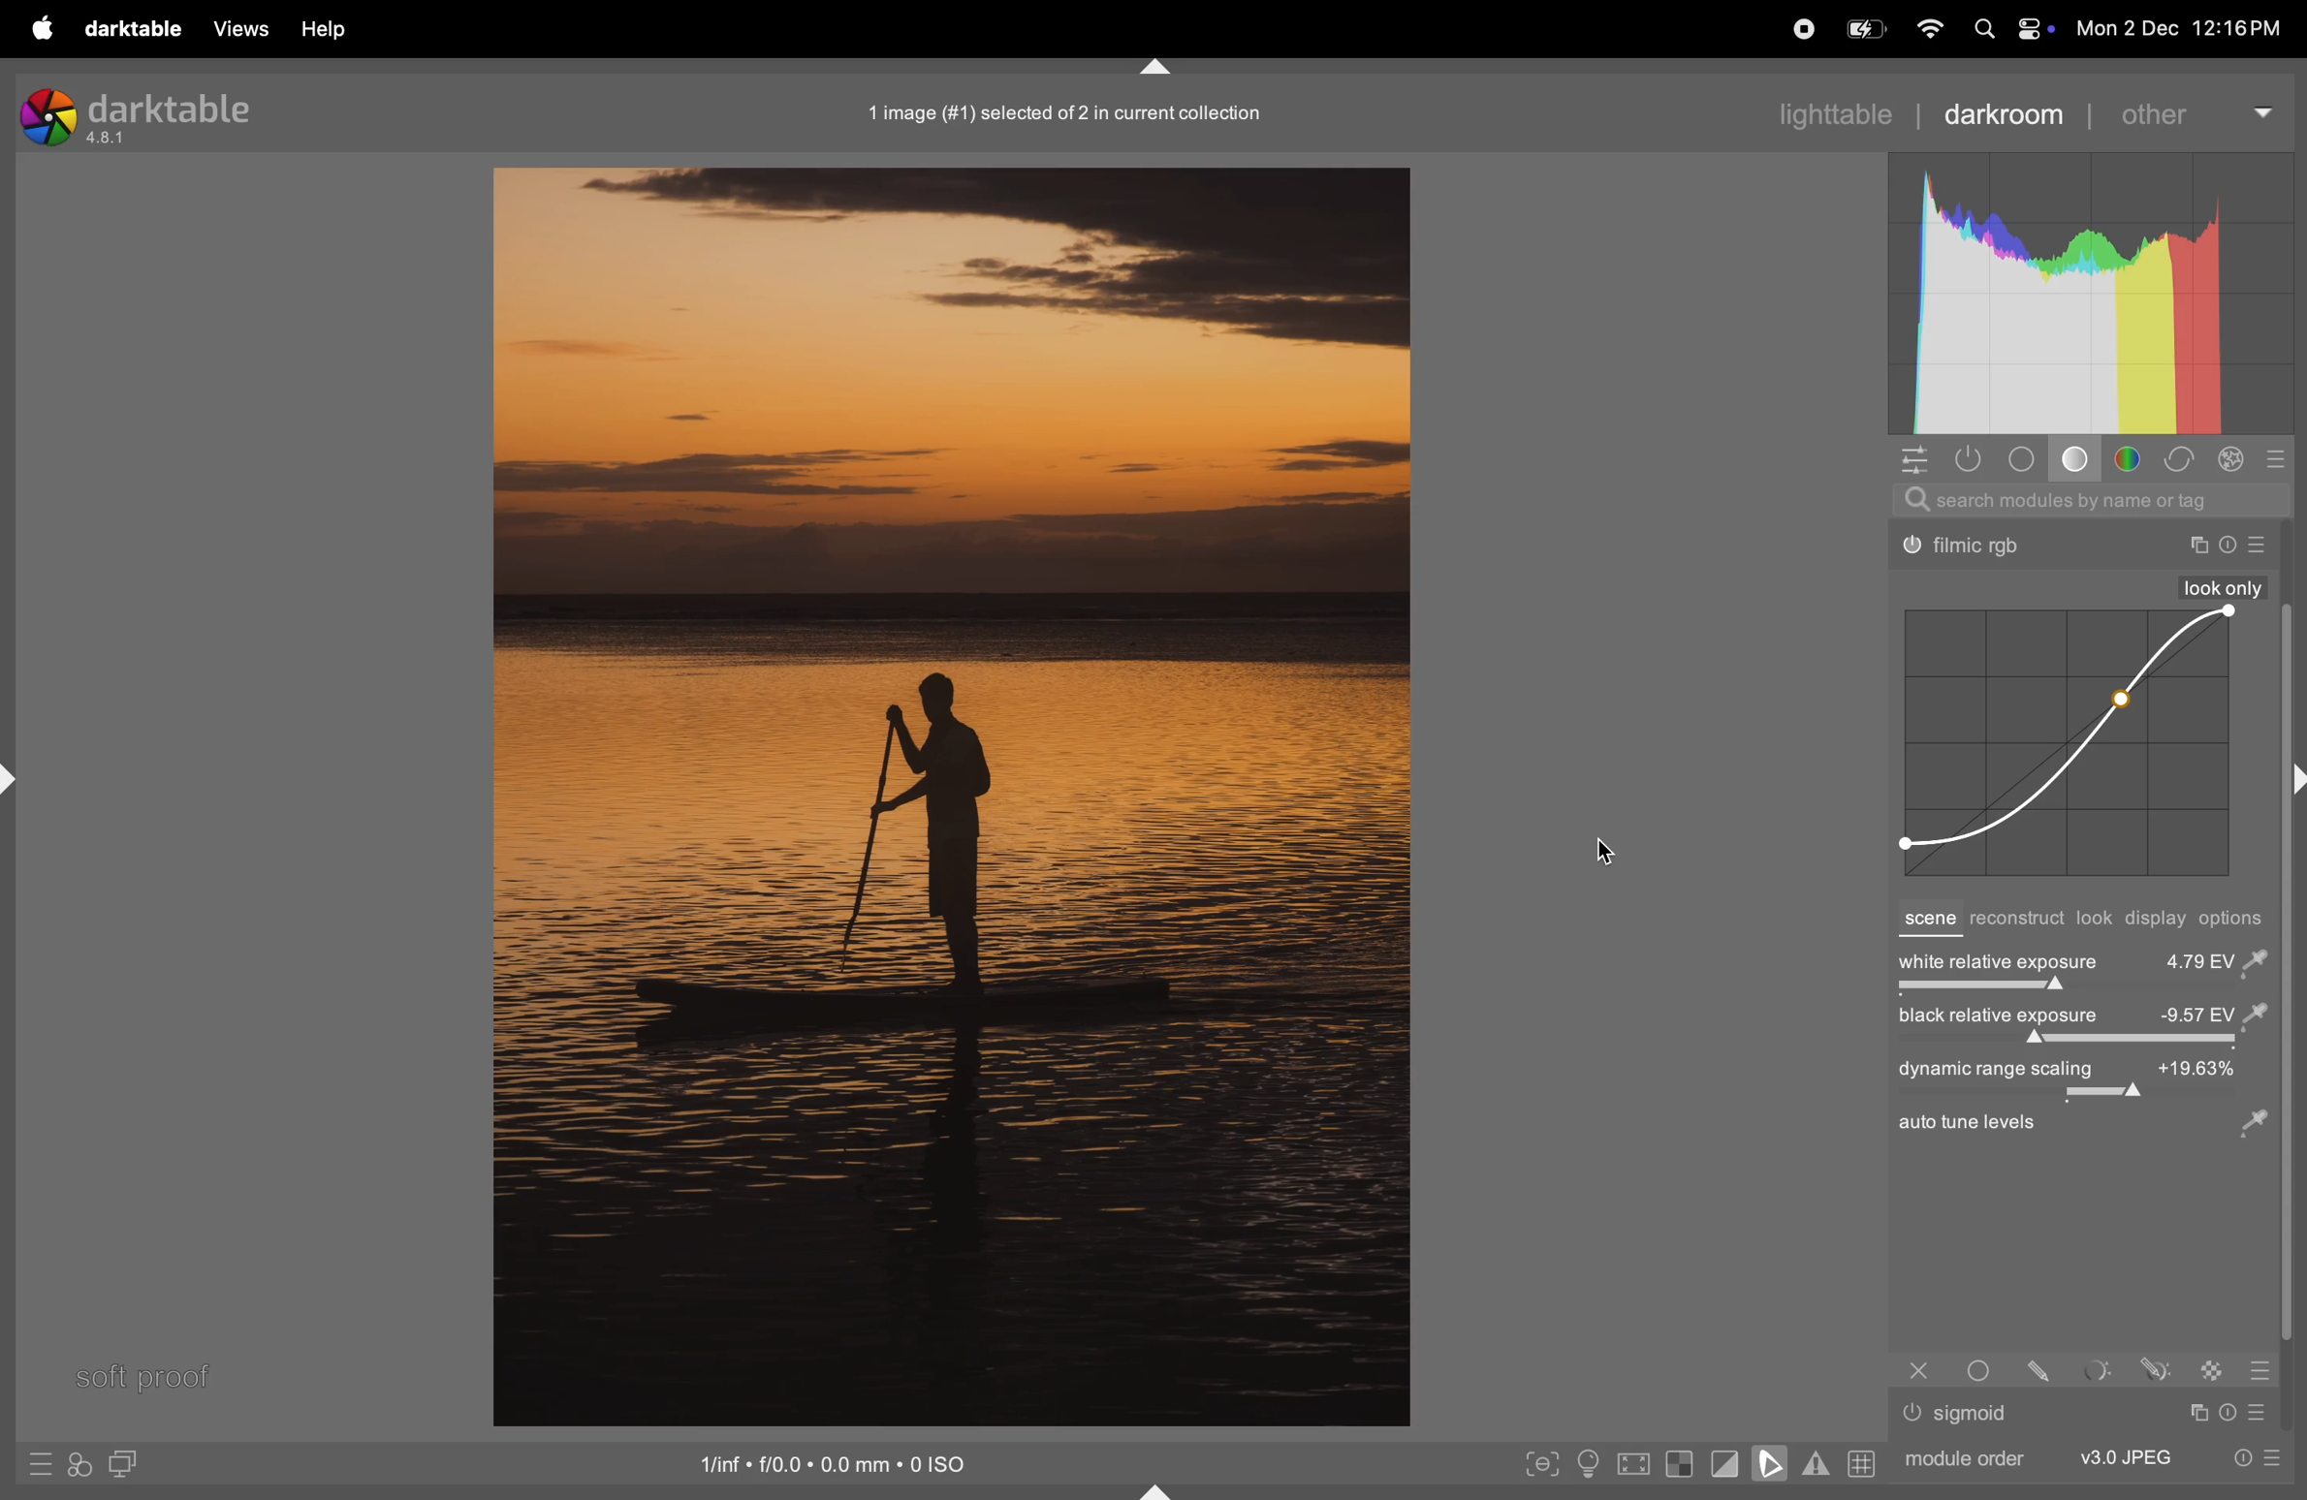 This screenshot has height=1500, width=2307. I want to click on correct , so click(2179, 460).